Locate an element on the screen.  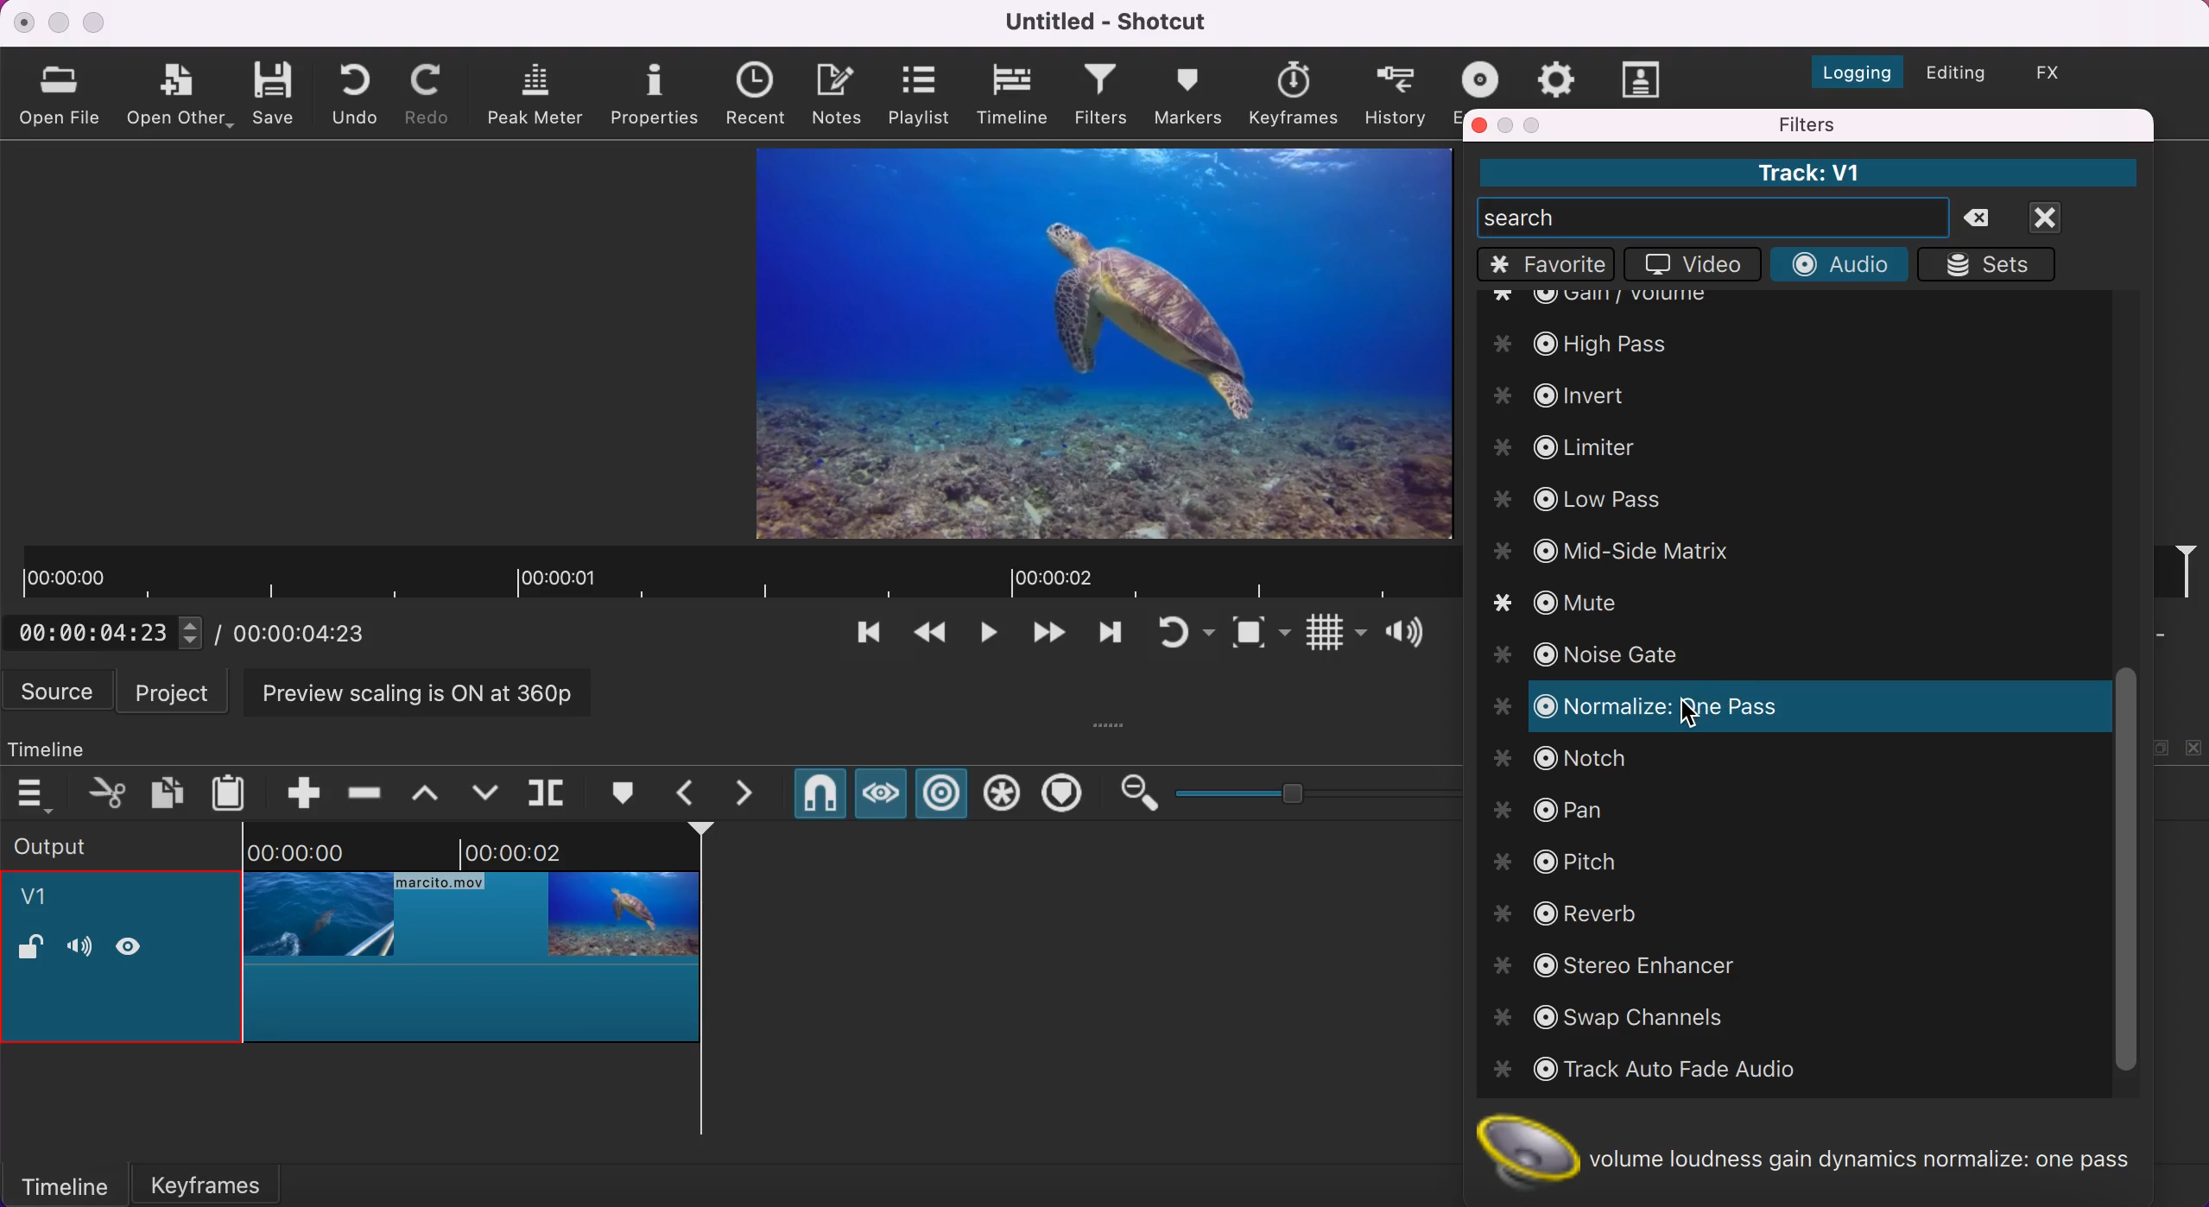
maximize is located at coordinates (1536, 124).